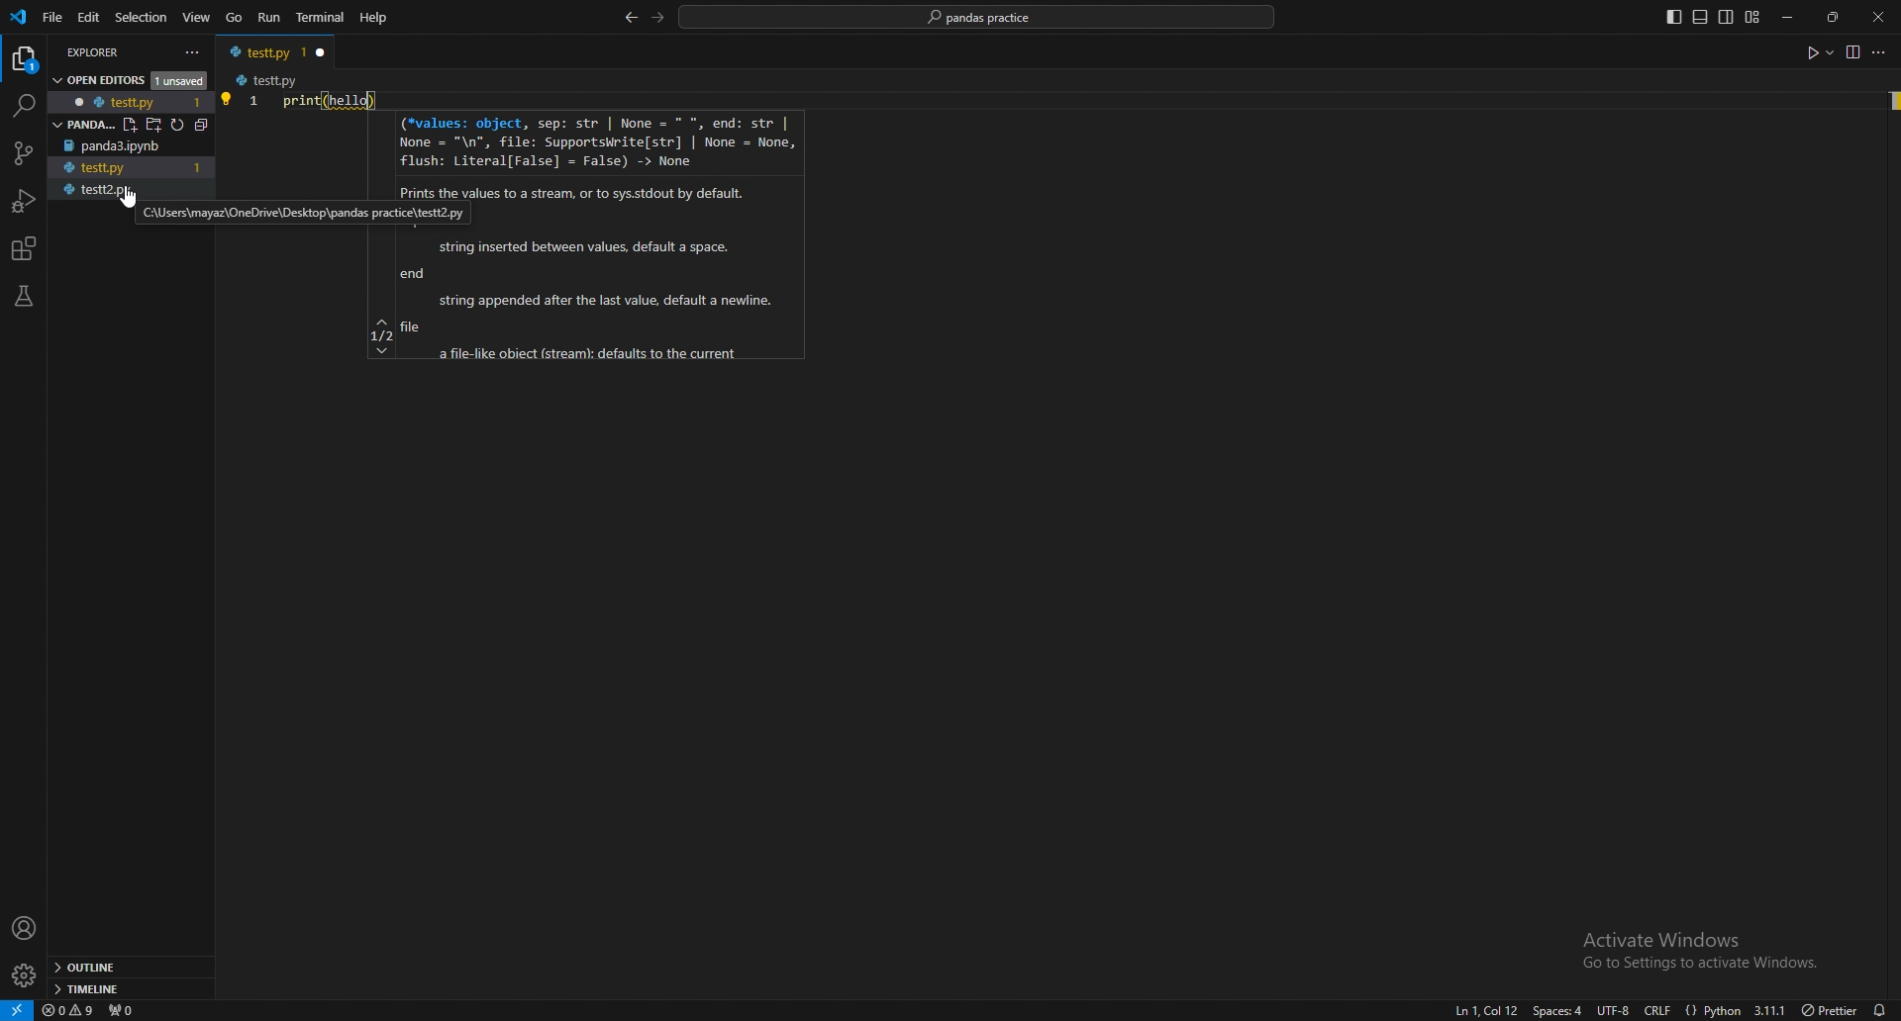  What do you see at coordinates (22, 153) in the screenshot?
I see `source control` at bounding box center [22, 153].